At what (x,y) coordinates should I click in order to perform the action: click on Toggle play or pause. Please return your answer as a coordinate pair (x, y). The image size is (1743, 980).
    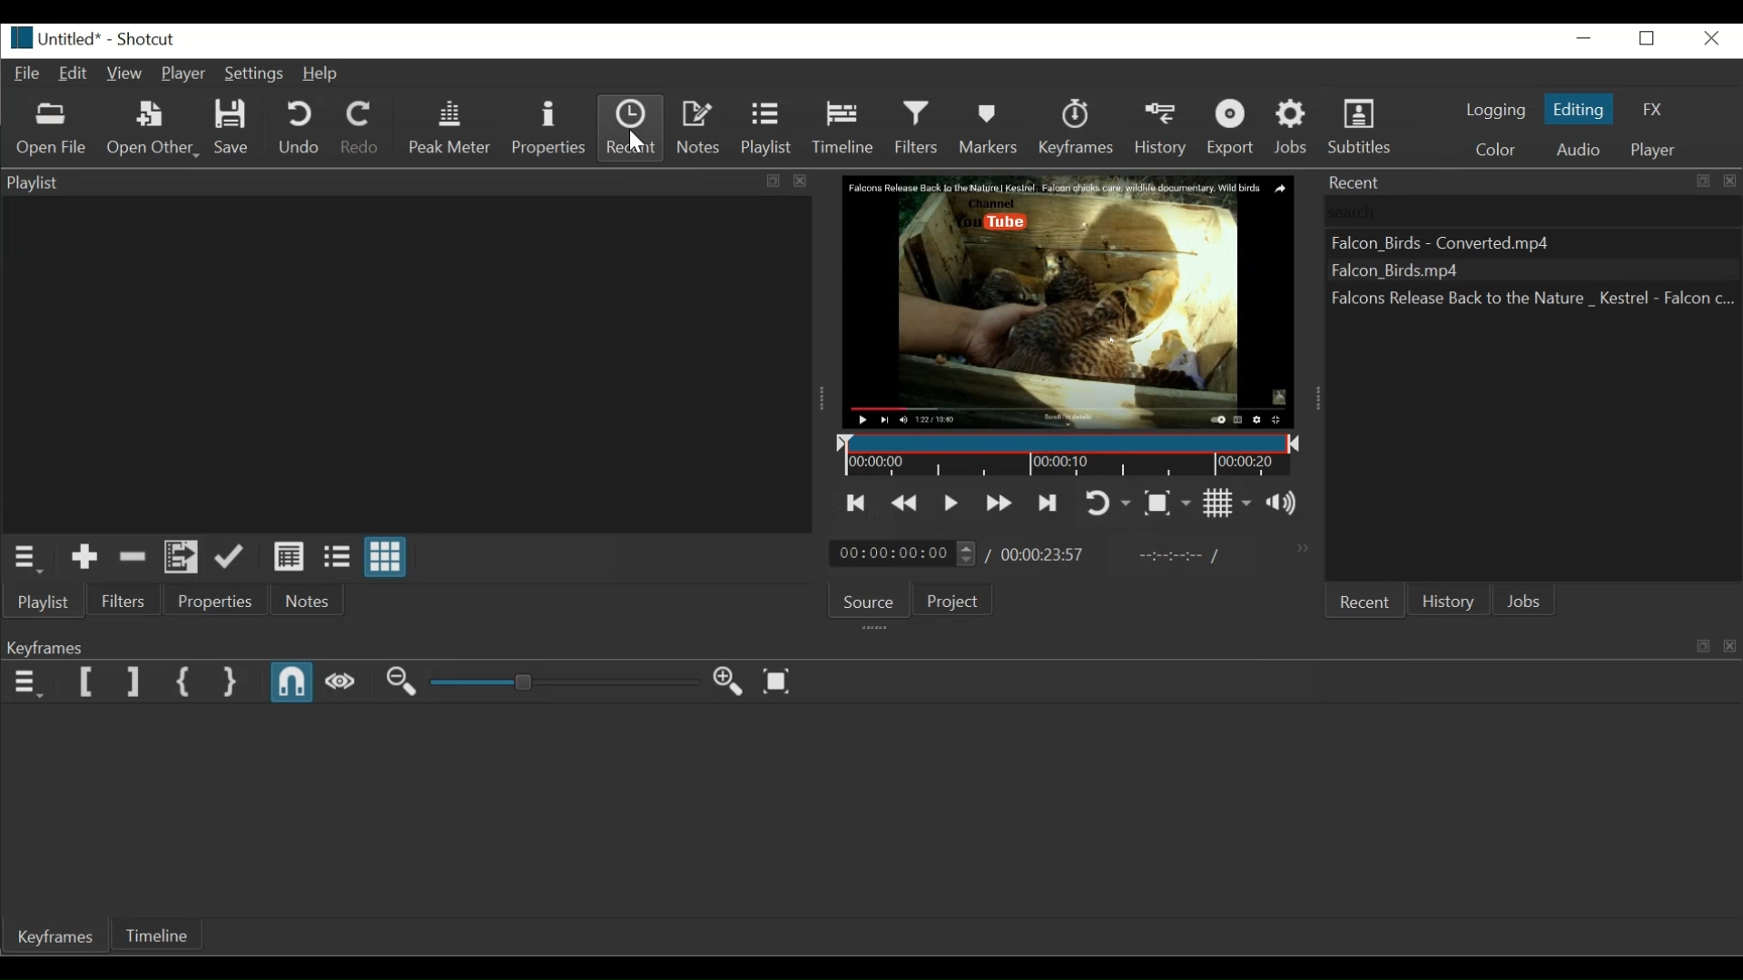
    Looking at the image, I should click on (949, 503).